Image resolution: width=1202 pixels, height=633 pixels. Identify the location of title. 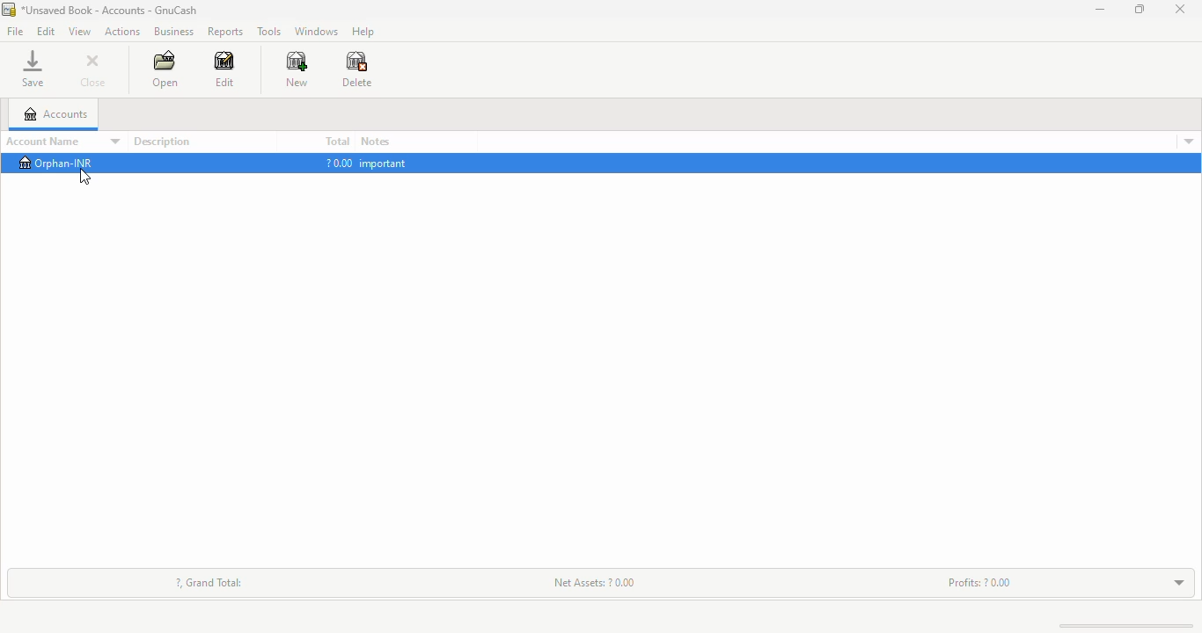
(110, 11).